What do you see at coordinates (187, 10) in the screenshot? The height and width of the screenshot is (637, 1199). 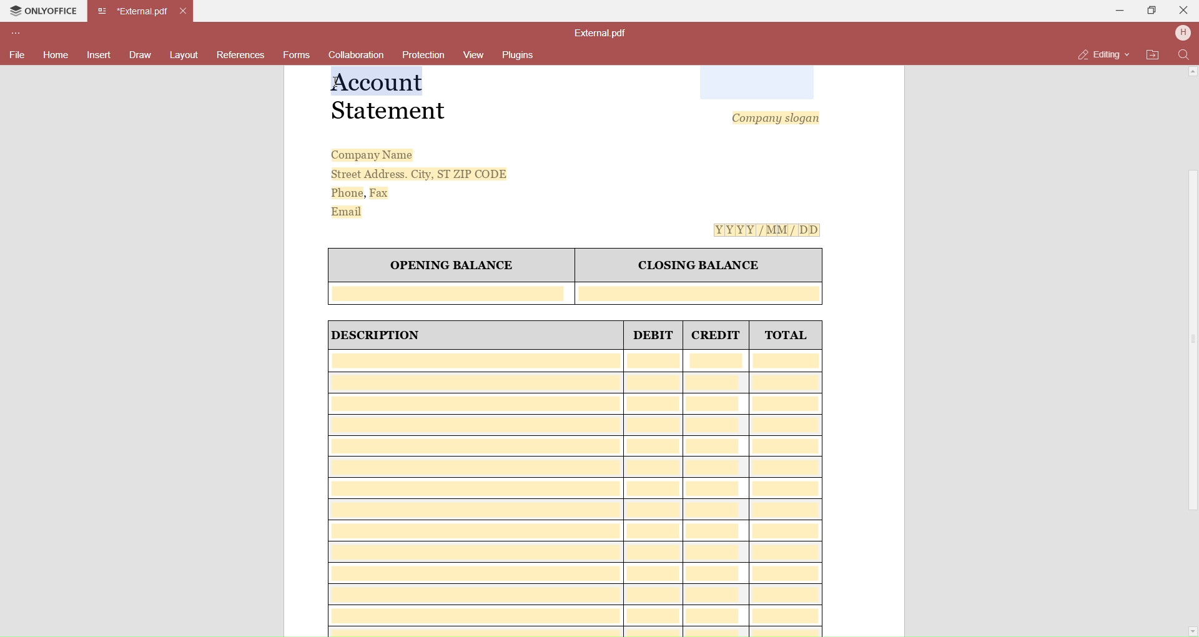 I see `Close Tab` at bounding box center [187, 10].